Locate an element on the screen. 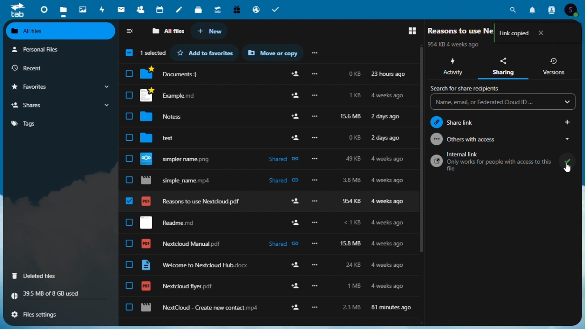  Activity is located at coordinates (103, 10).